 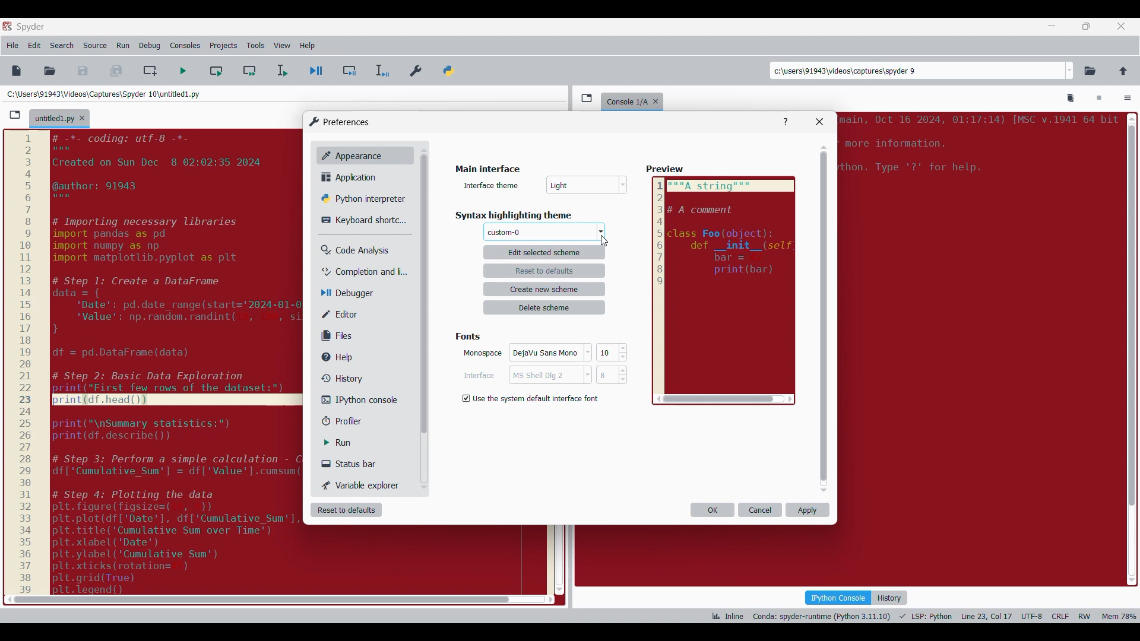 I want to click on Appearance, current selection highlighted, so click(x=349, y=154).